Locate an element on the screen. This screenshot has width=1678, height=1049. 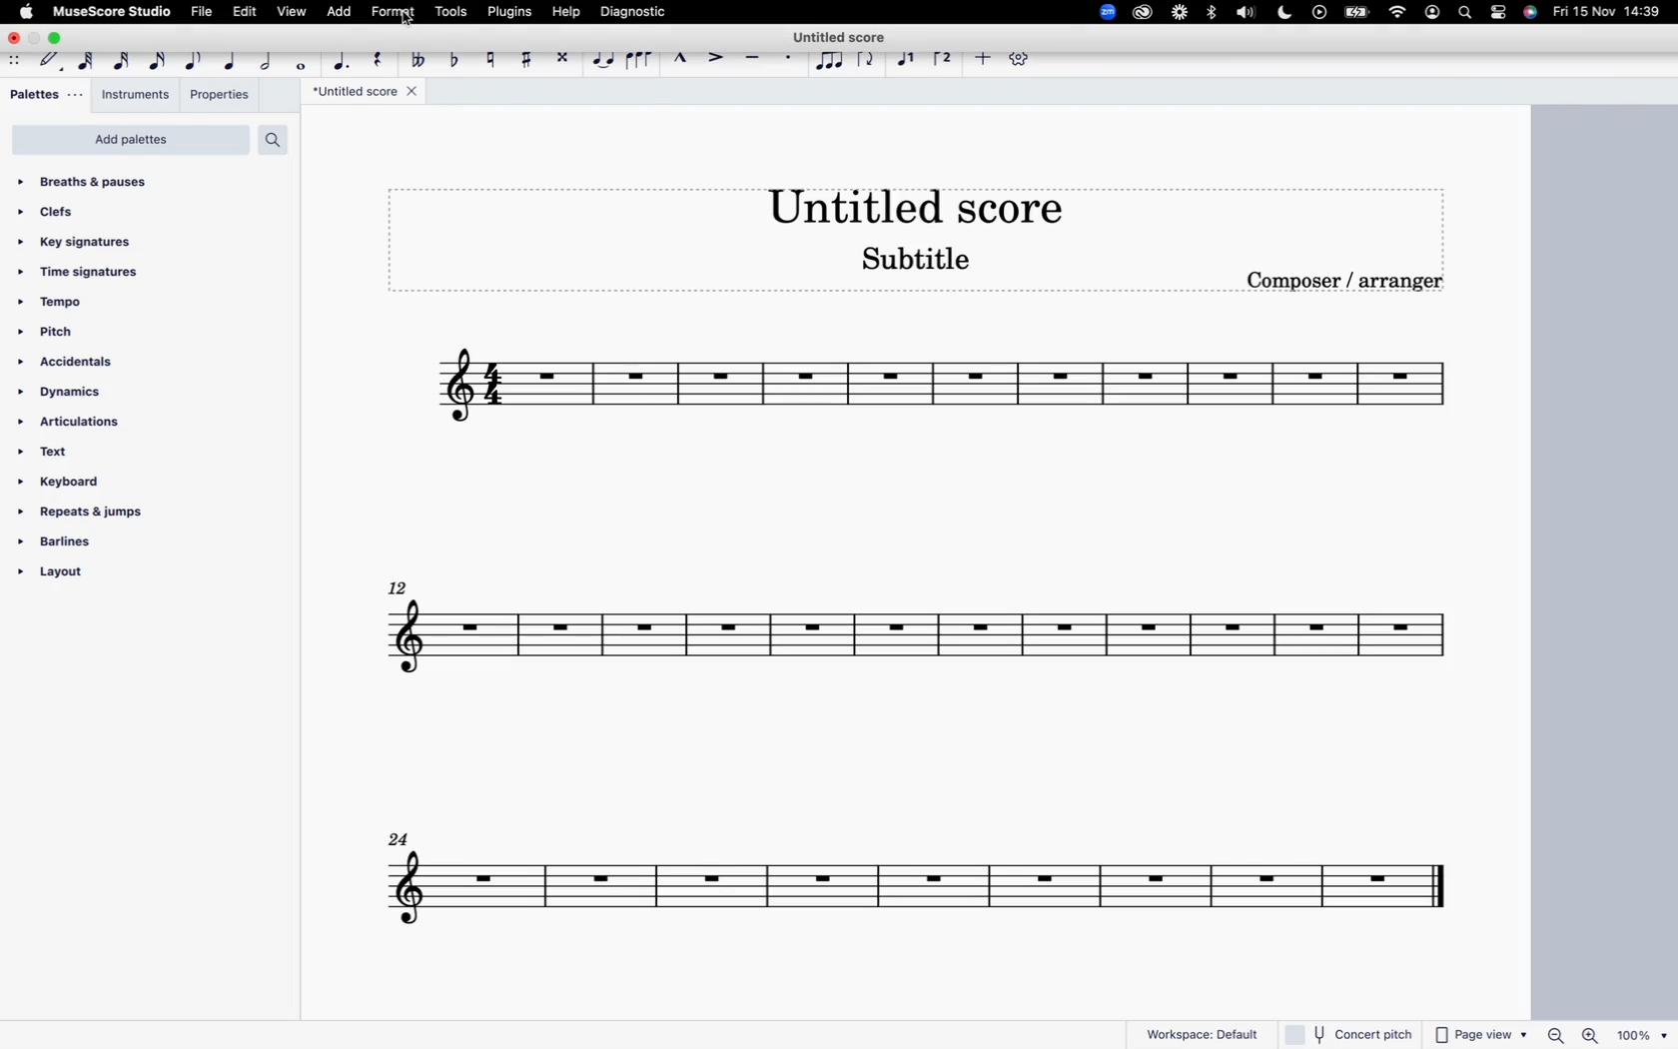
loom is located at coordinates (1179, 13).